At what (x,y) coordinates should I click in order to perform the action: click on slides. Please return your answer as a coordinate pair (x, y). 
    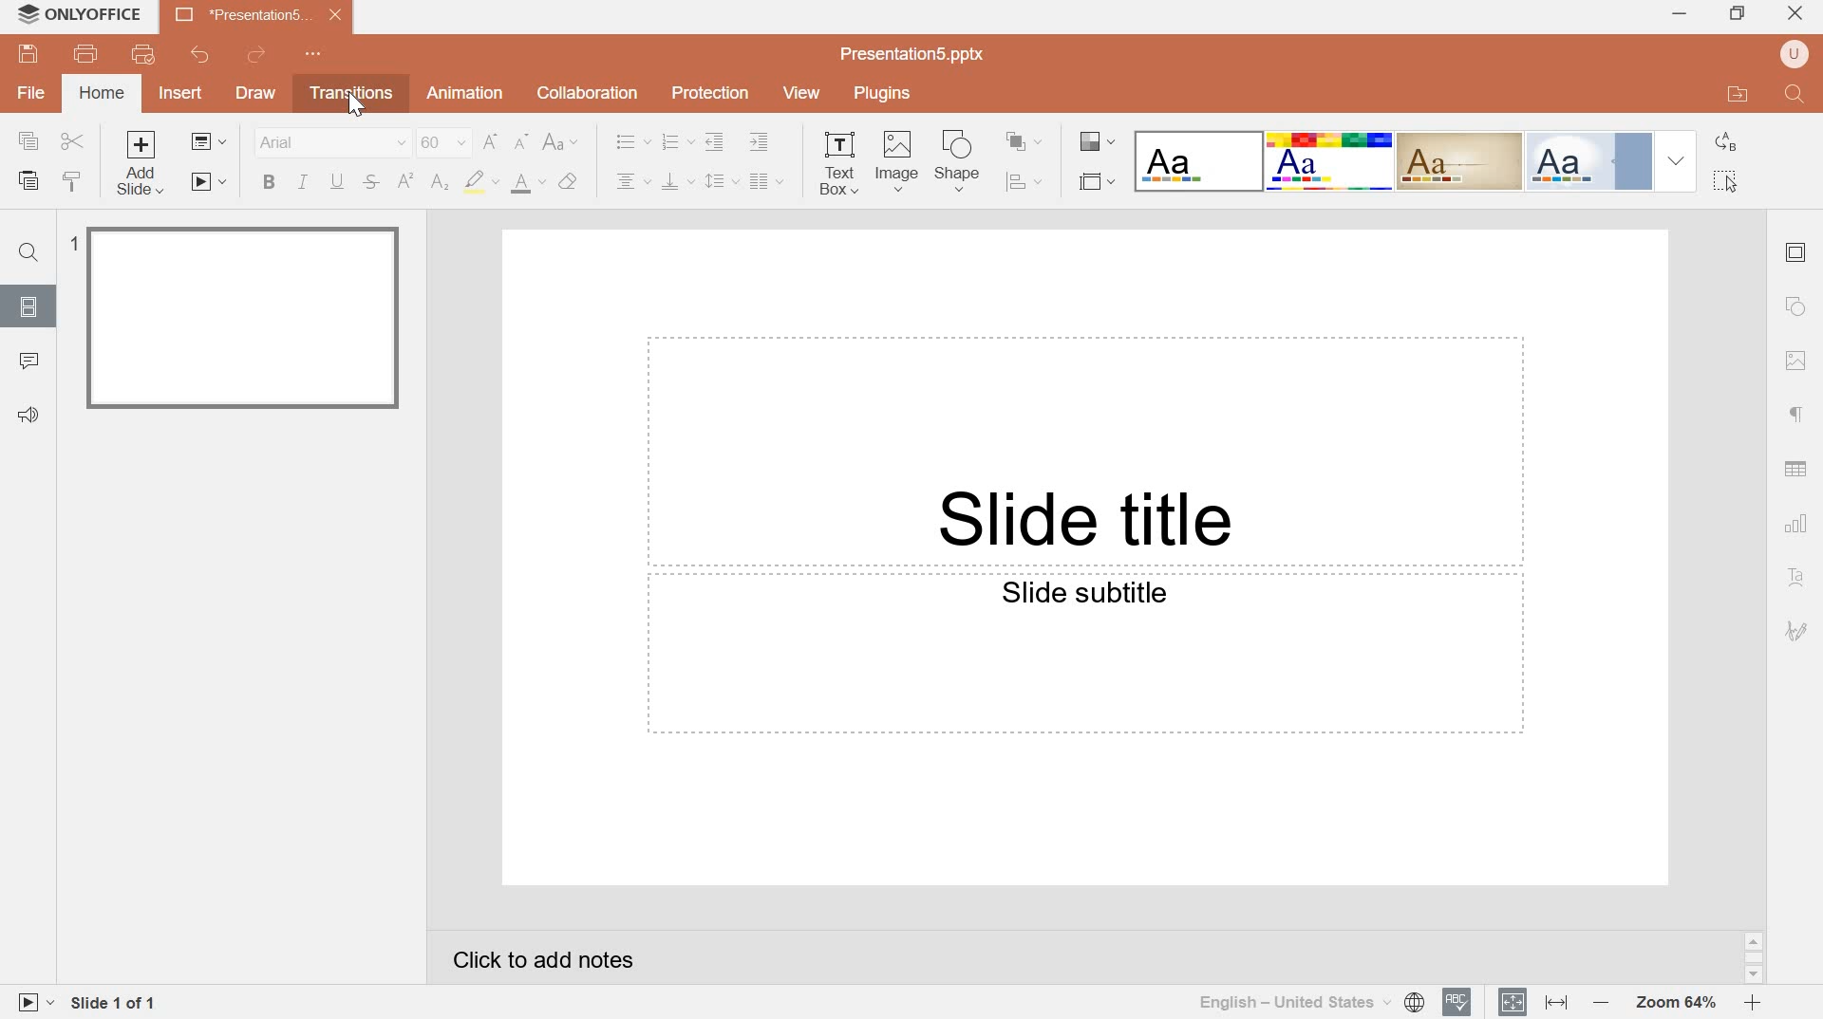
    Looking at the image, I should click on (26, 306).